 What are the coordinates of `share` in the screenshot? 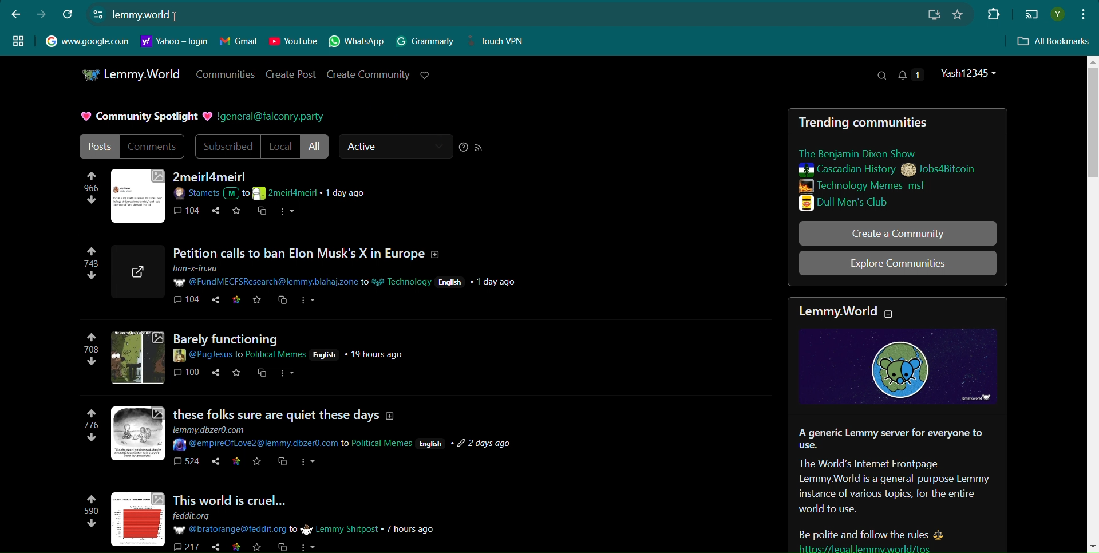 It's located at (216, 213).